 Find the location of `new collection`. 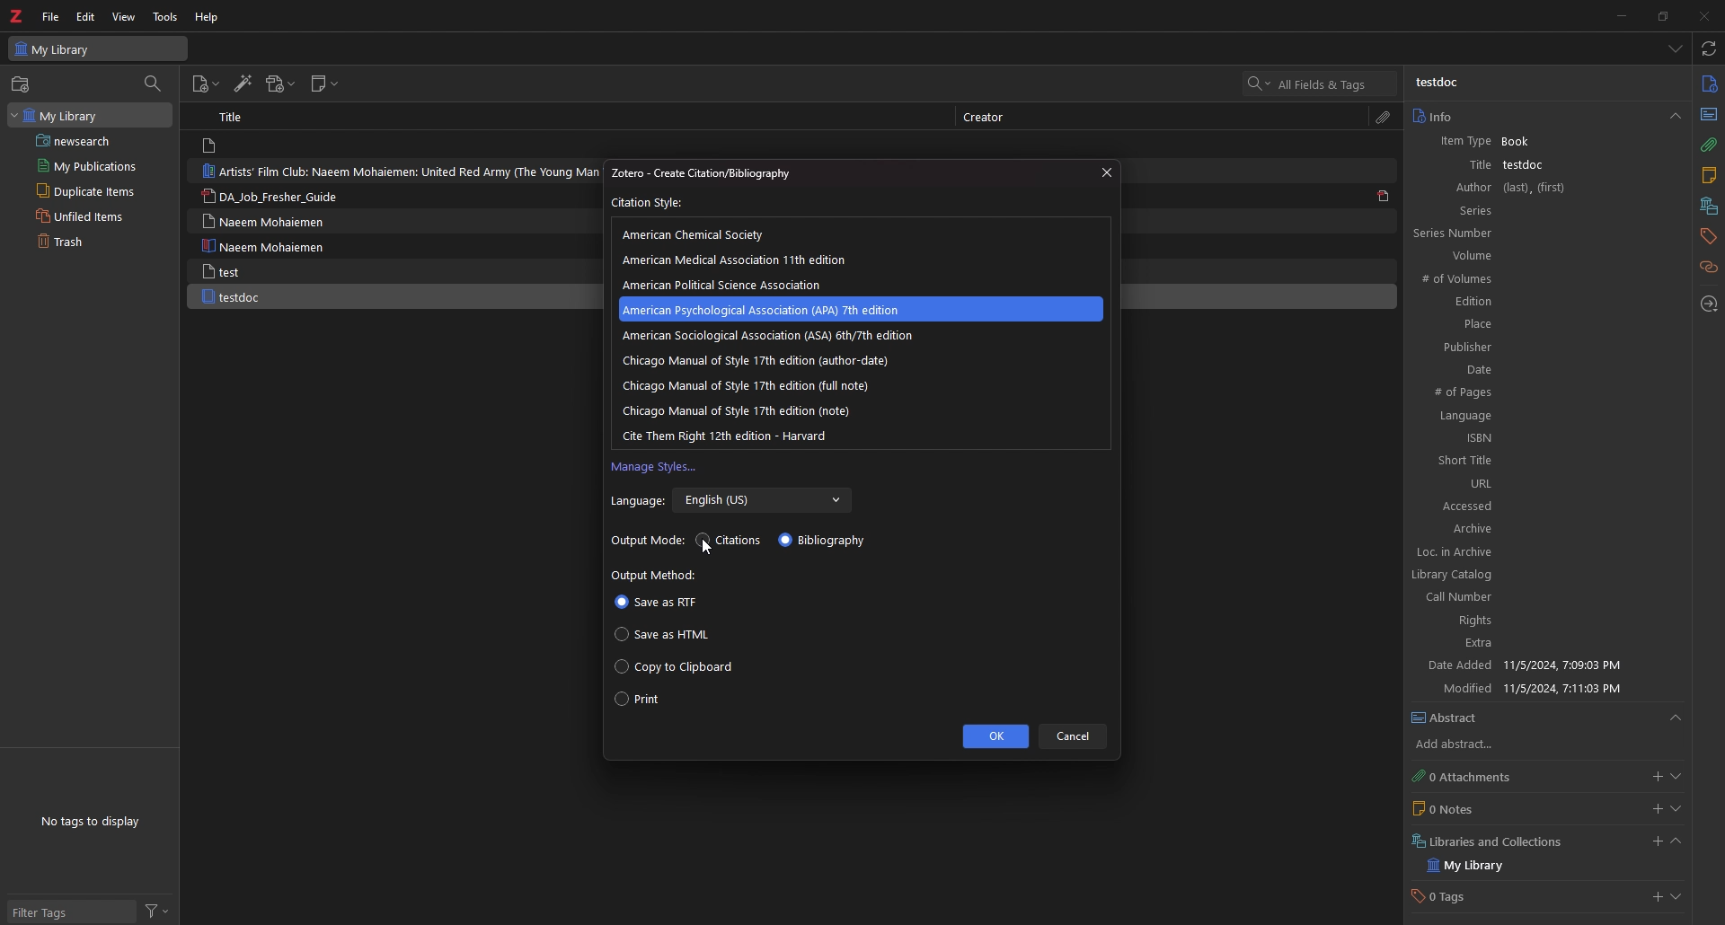

new collection is located at coordinates (22, 84).